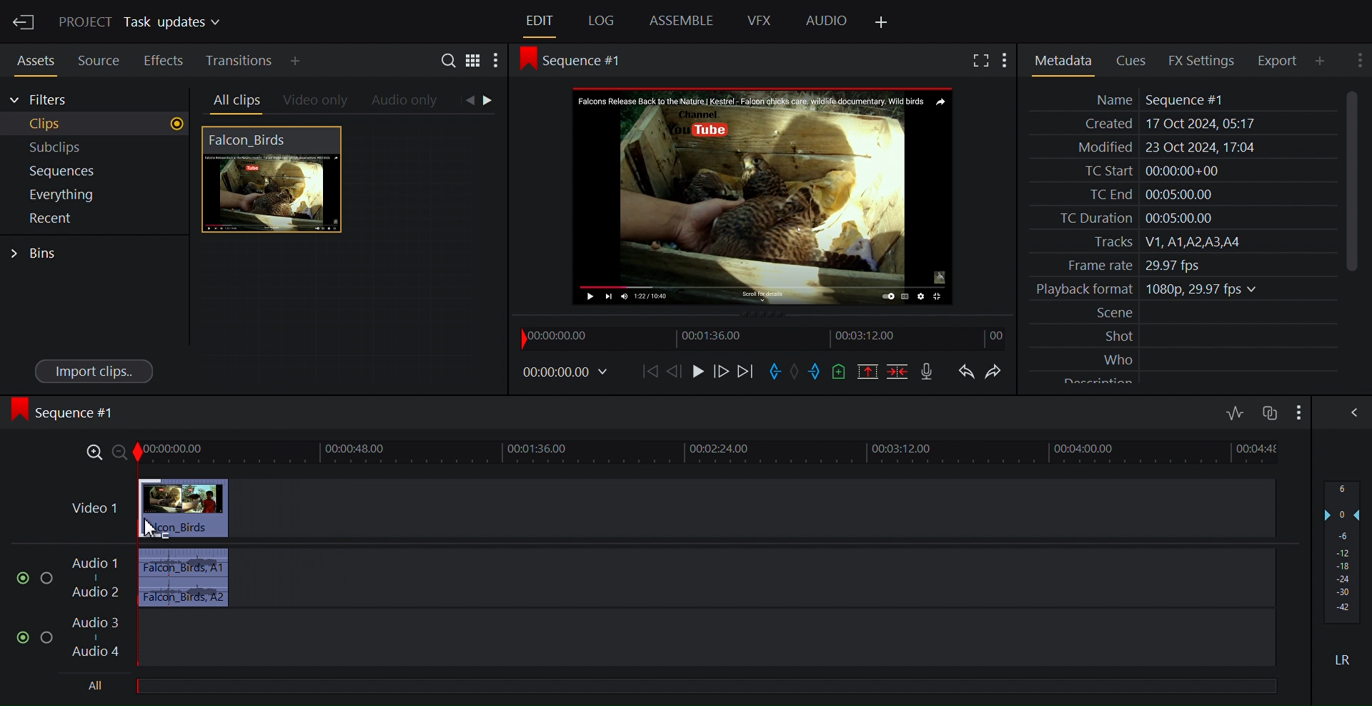 The image size is (1372, 706). I want to click on Add Panle, so click(1324, 61).